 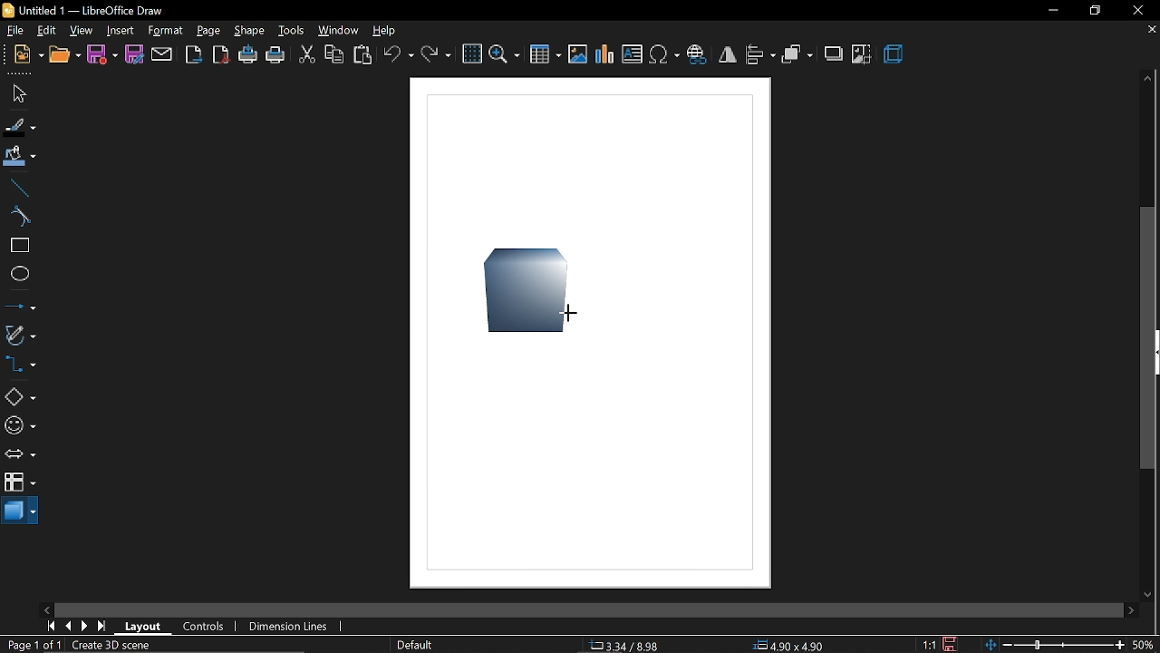 I want to click on minimize, so click(x=1053, y=12).